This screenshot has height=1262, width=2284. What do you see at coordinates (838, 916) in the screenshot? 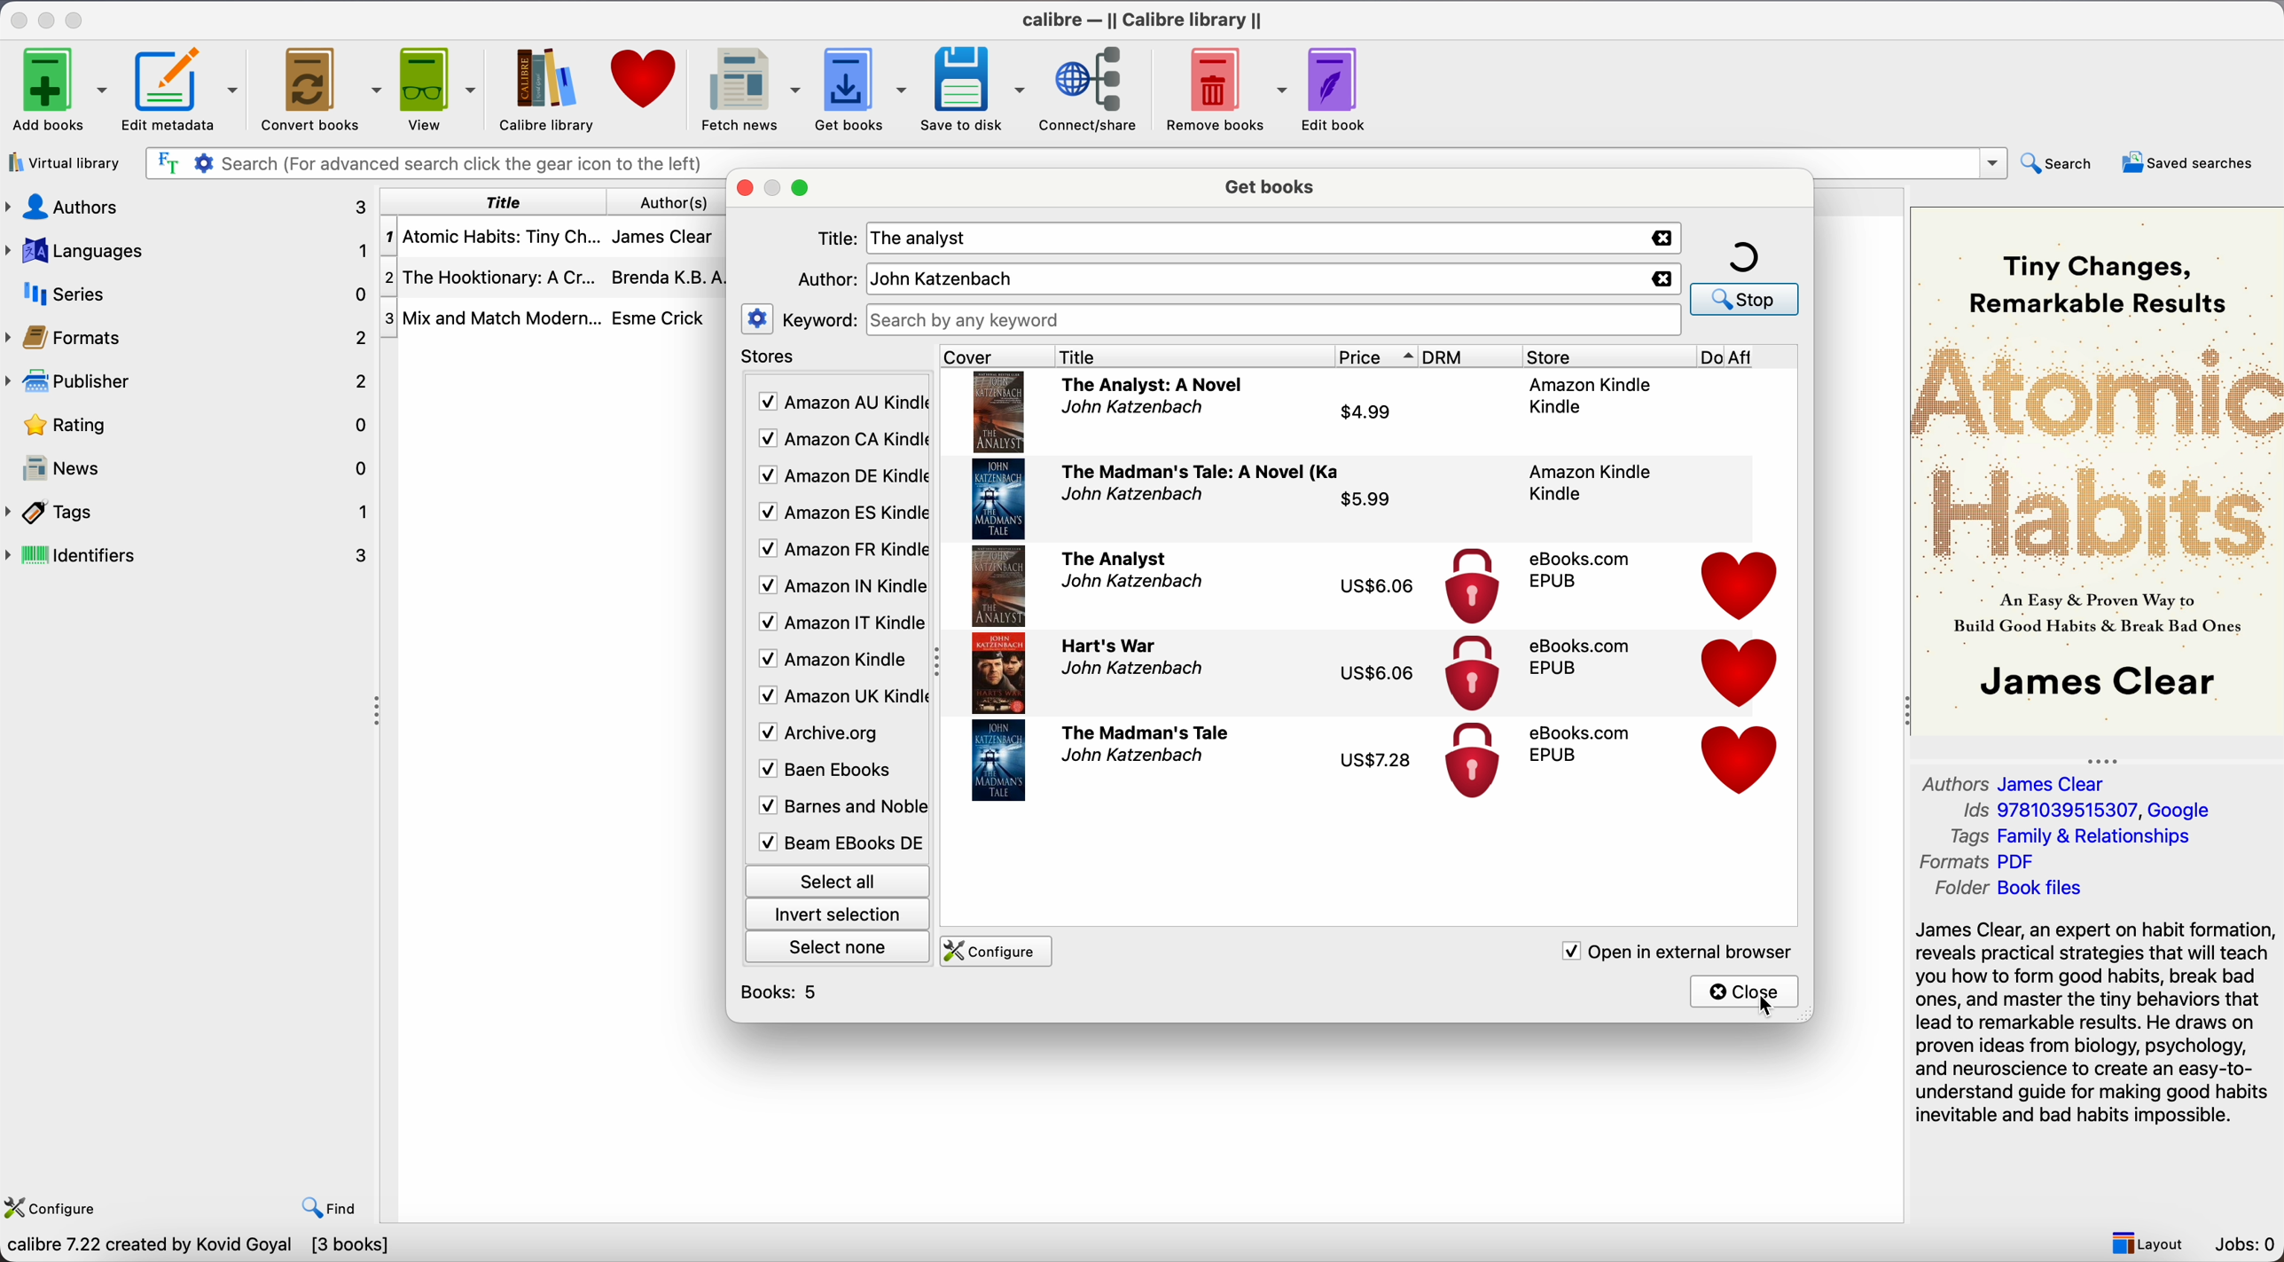
I see `invert selection` at bounding box center [838, 916].